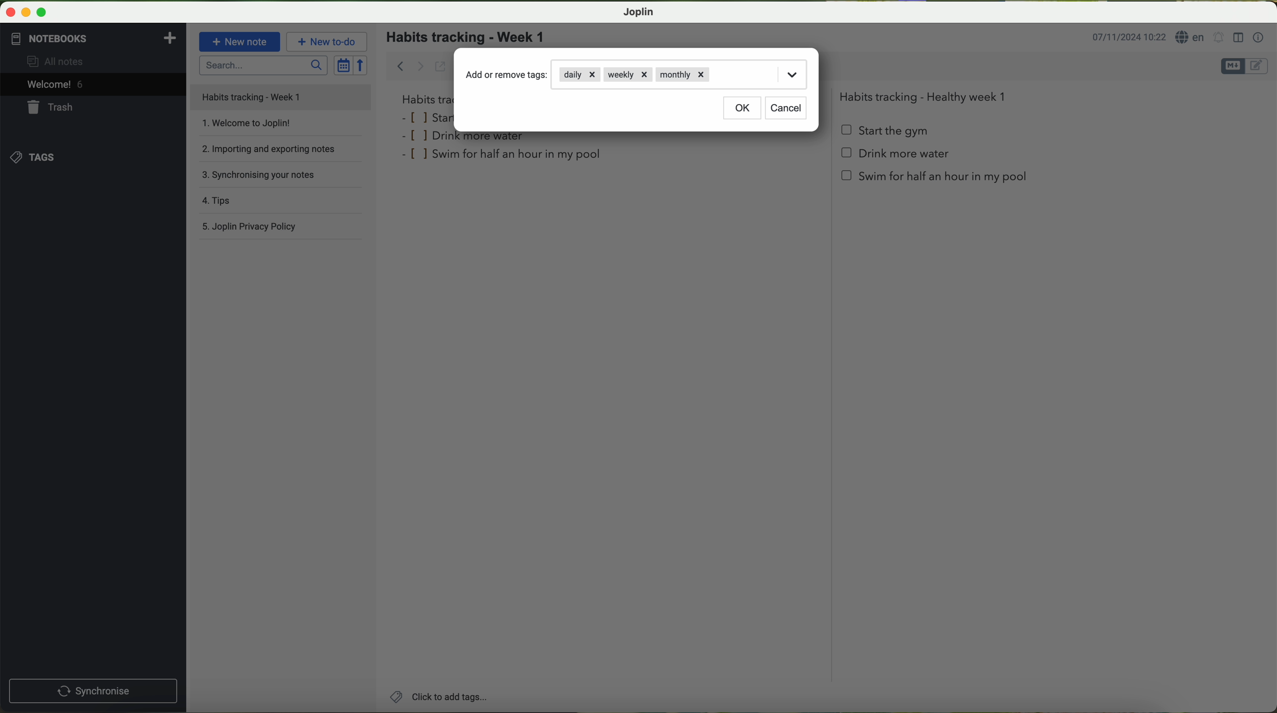  What do you see at coordinates (42, 12) in the screenshot?
I see `maximize` at bounding box center [42, 12].